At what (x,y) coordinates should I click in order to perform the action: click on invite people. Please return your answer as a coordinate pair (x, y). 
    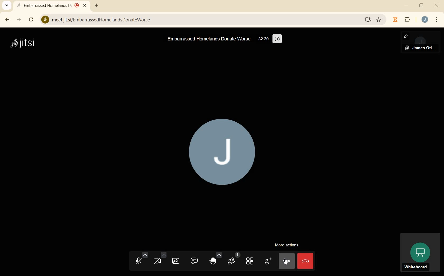
    Looking at the image, I should click on (267, 261).